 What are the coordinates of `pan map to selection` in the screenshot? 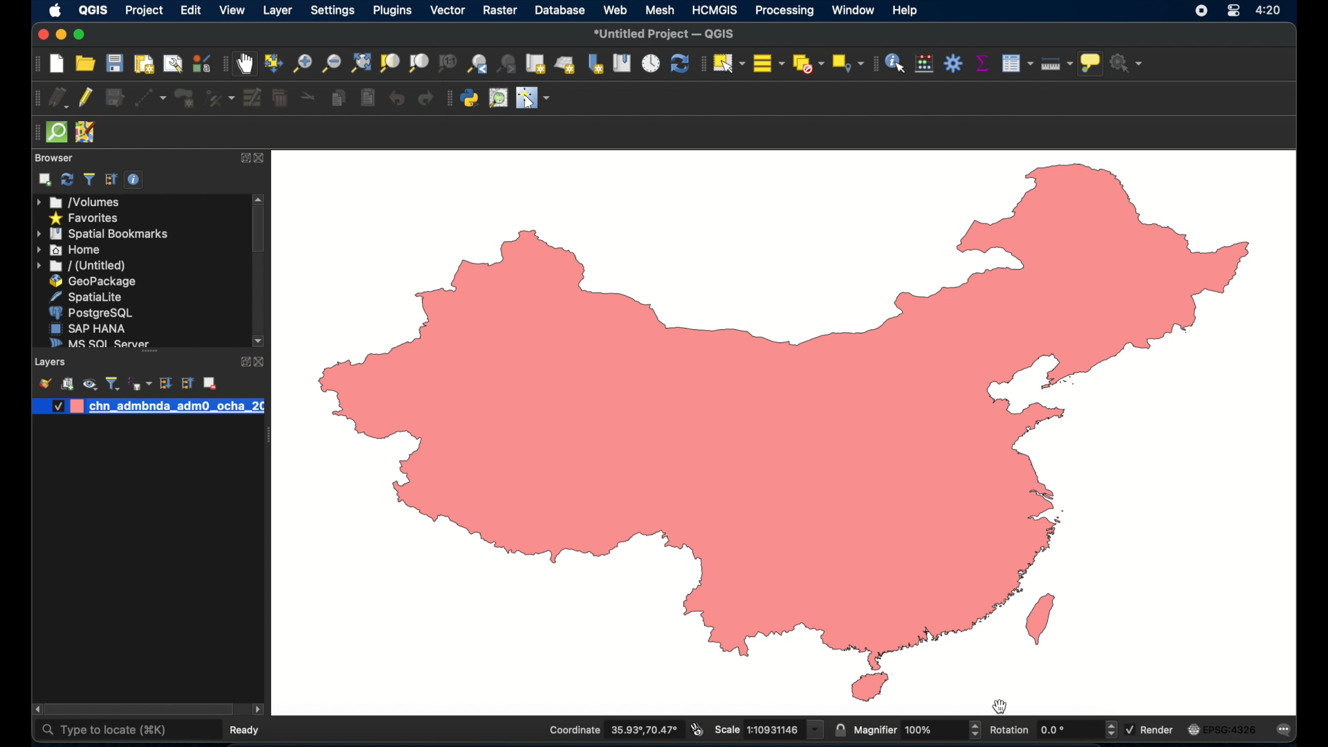 It's located at (271, 62).